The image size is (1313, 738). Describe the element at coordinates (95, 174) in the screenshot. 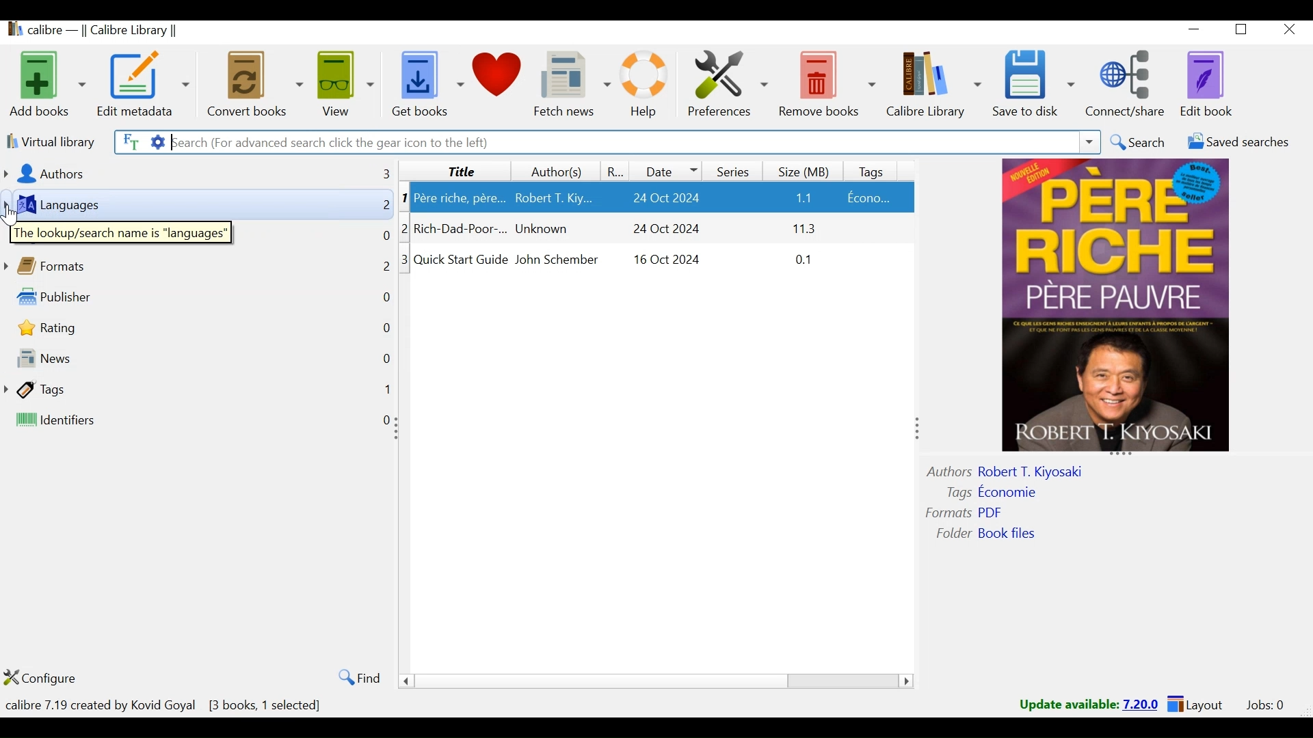

I see `Authors` at that location.